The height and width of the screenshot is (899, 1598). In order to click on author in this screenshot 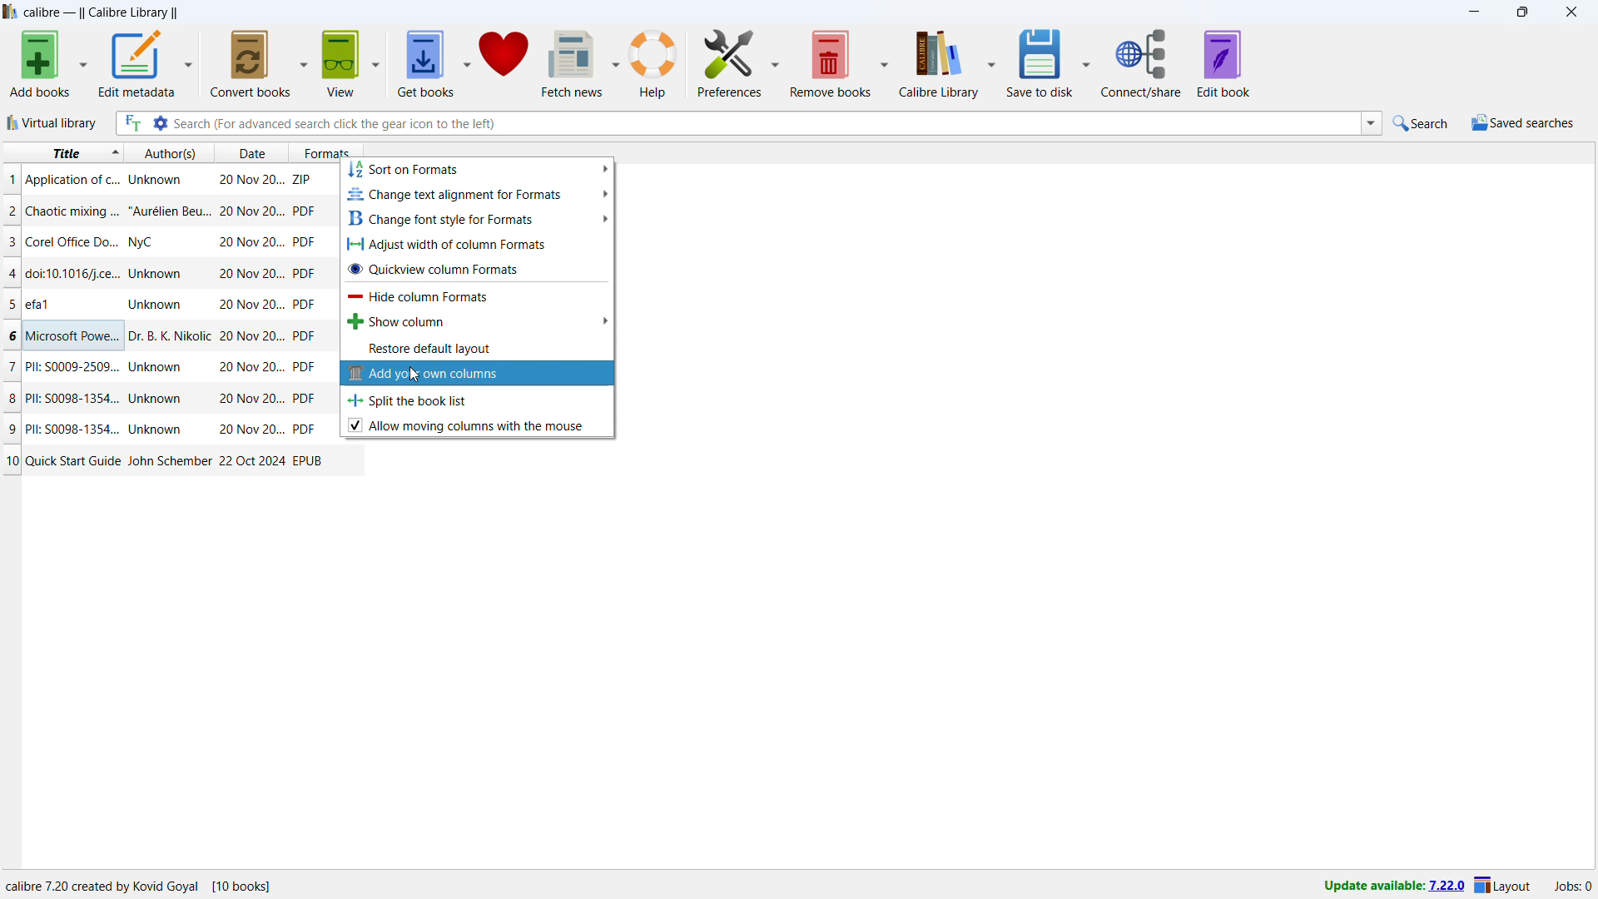, I will do `click(168, 461)`.